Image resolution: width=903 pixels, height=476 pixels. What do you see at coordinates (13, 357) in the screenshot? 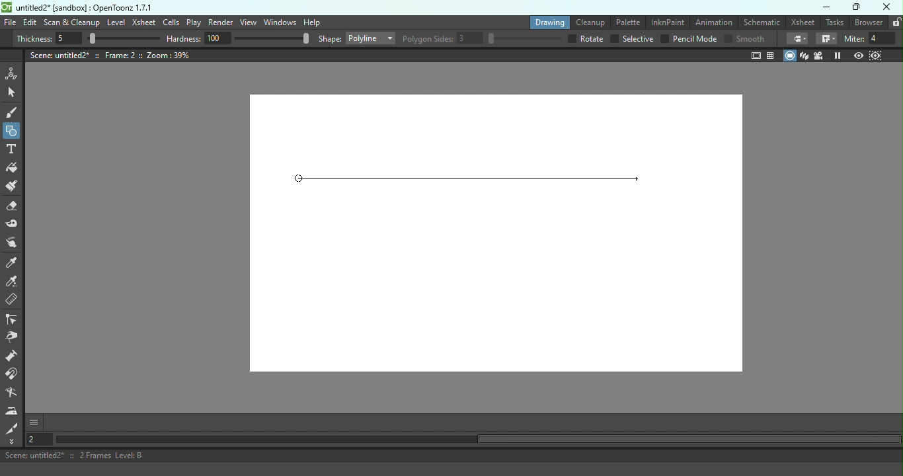
I see `Pump tool` at bounding box center [13, 357].